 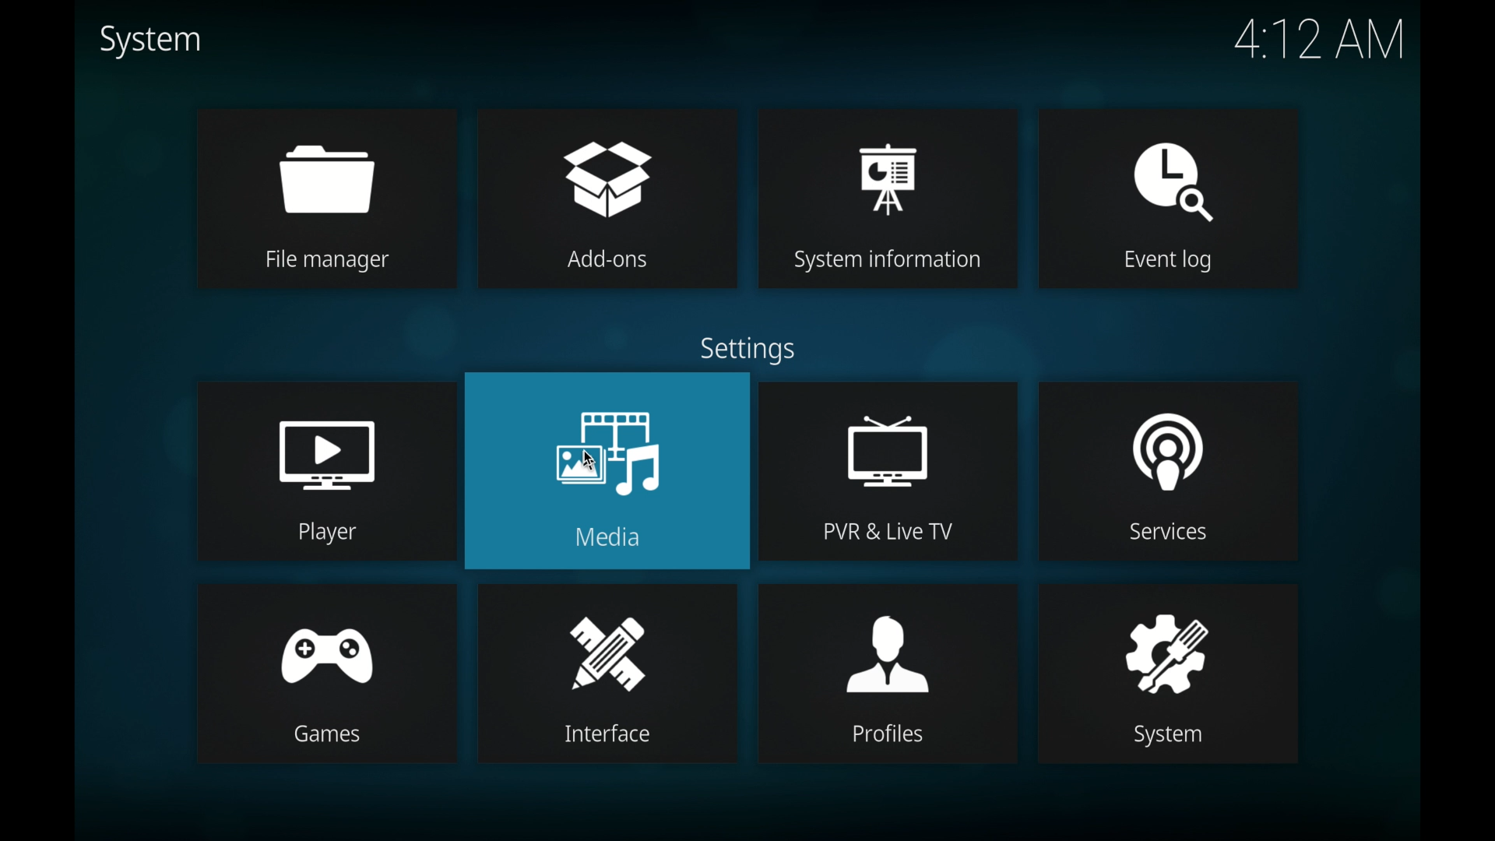 What do you see at coordinates (751, 349) in the screenshot?
I see `settings` at bounding box center [751, 349].